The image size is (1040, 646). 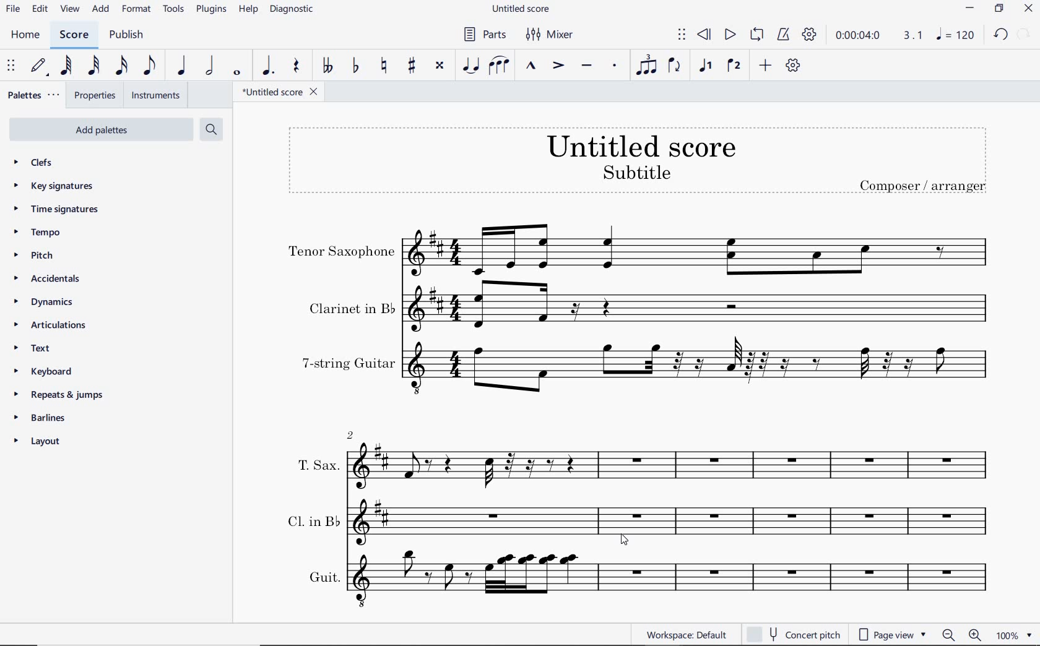 I want to click on 16TH NOTE, so click(x=123, y=66).